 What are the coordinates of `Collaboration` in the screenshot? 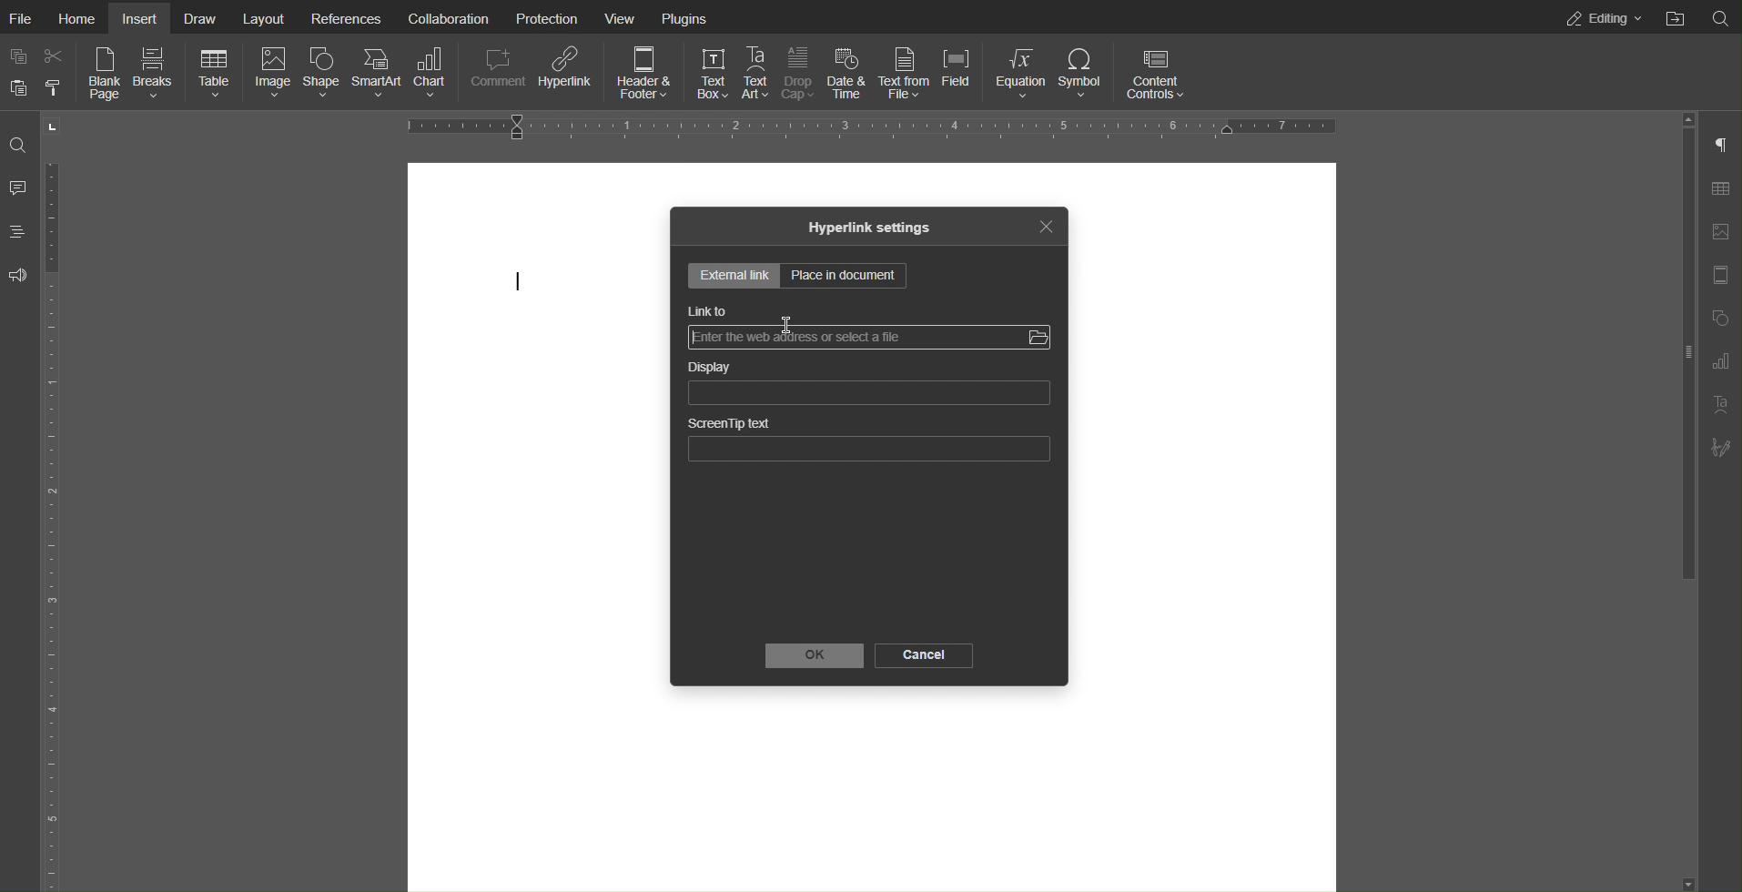 It's located at (447, 16).